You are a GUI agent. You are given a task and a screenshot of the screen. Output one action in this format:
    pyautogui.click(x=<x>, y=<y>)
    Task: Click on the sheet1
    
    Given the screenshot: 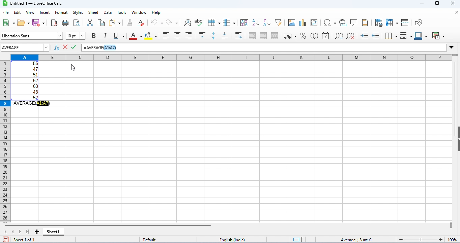 What is the action you would take?
    pyautogui.click(x=53, y=232)
    